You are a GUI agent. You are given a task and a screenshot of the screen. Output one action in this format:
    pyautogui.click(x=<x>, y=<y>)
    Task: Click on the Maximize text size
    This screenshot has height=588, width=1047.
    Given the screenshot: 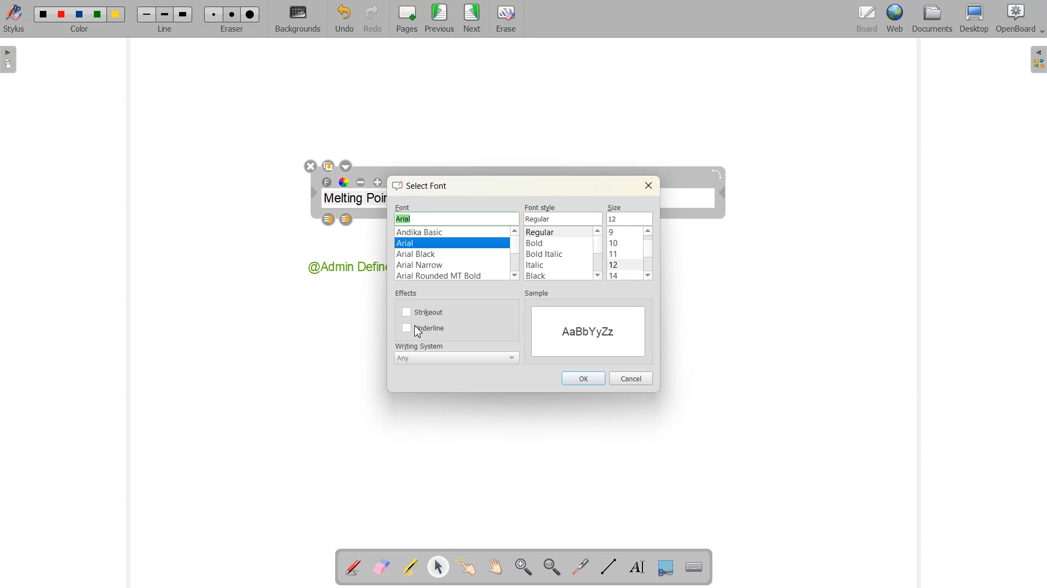 What is the action you would take?
    pyautogui.click(x=377, y=183)
    